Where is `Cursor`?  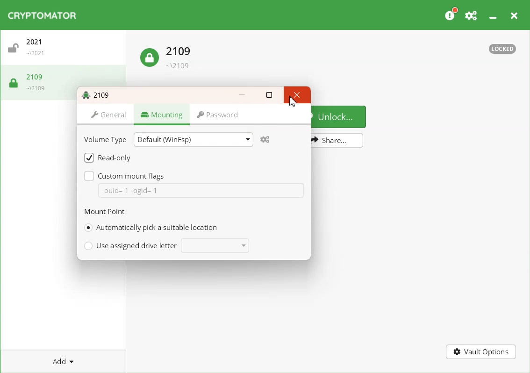 Cursor is located at coordinates (292, 103).